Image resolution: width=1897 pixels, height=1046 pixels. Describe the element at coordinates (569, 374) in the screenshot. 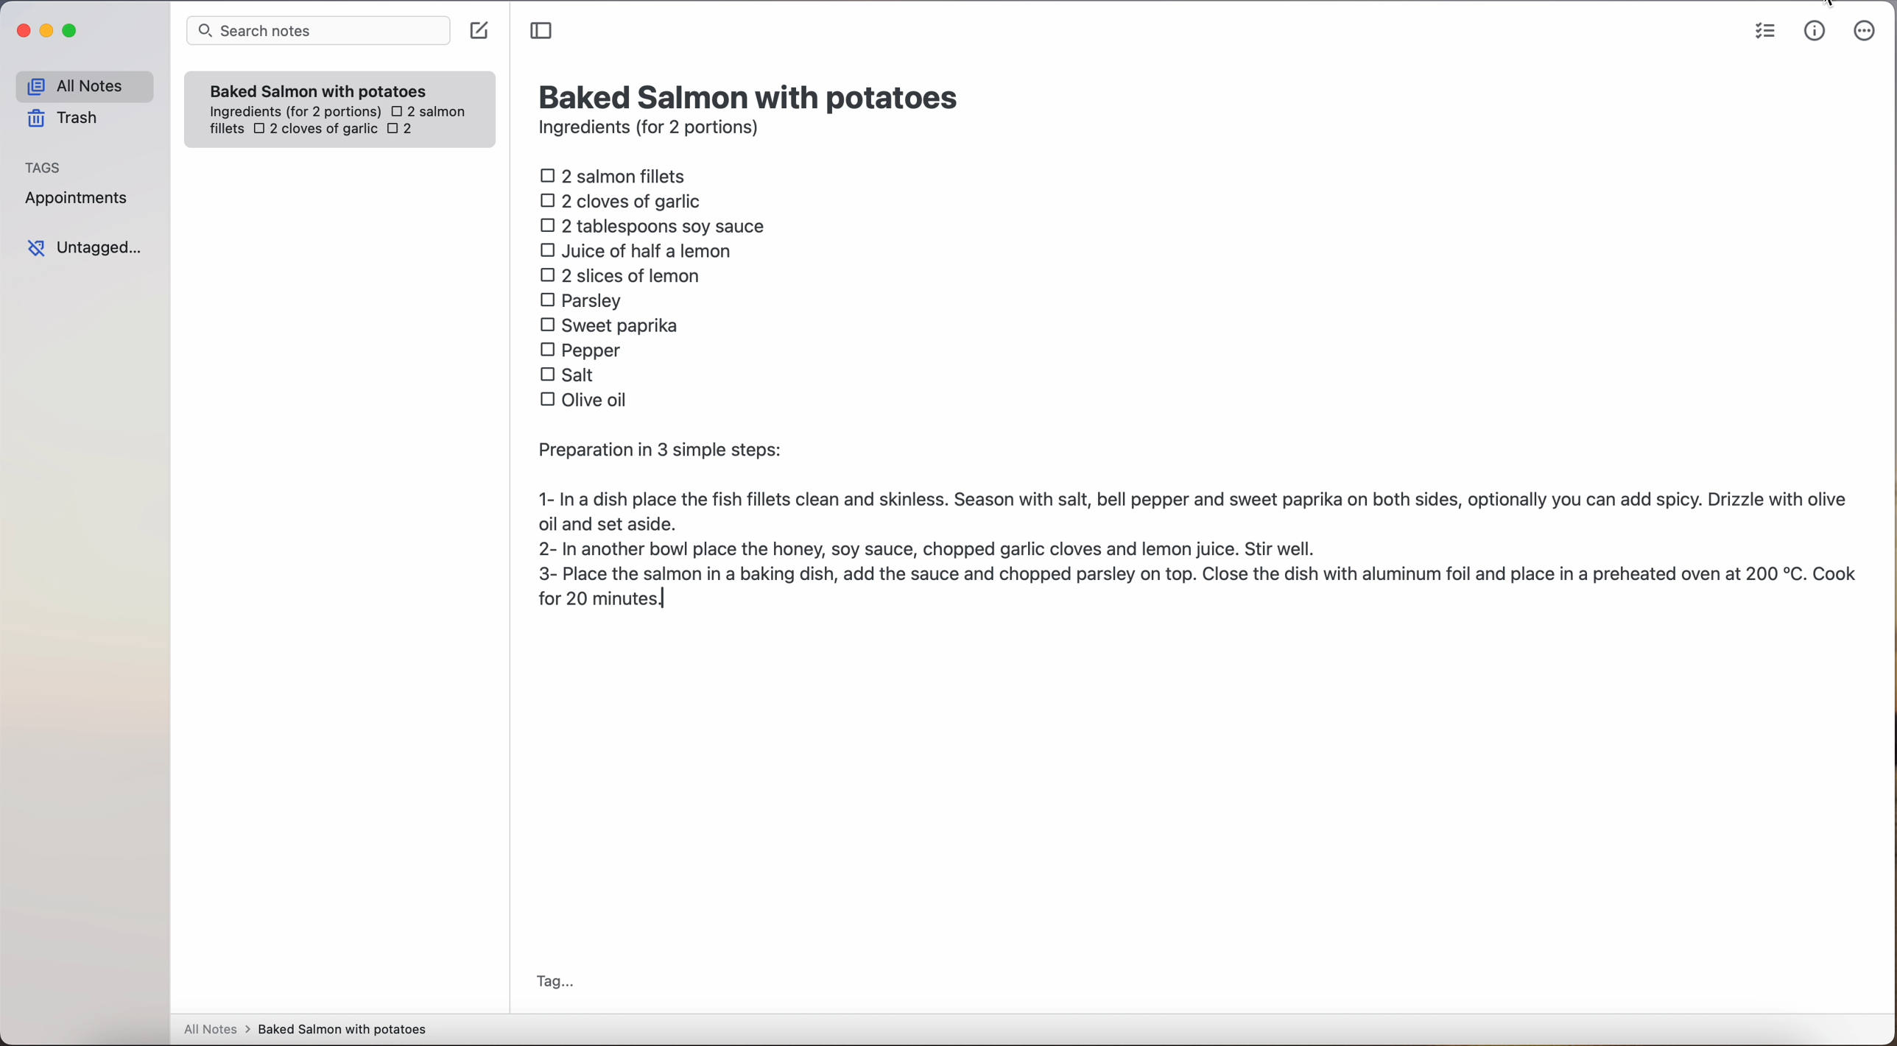

I see `salt` at that location.